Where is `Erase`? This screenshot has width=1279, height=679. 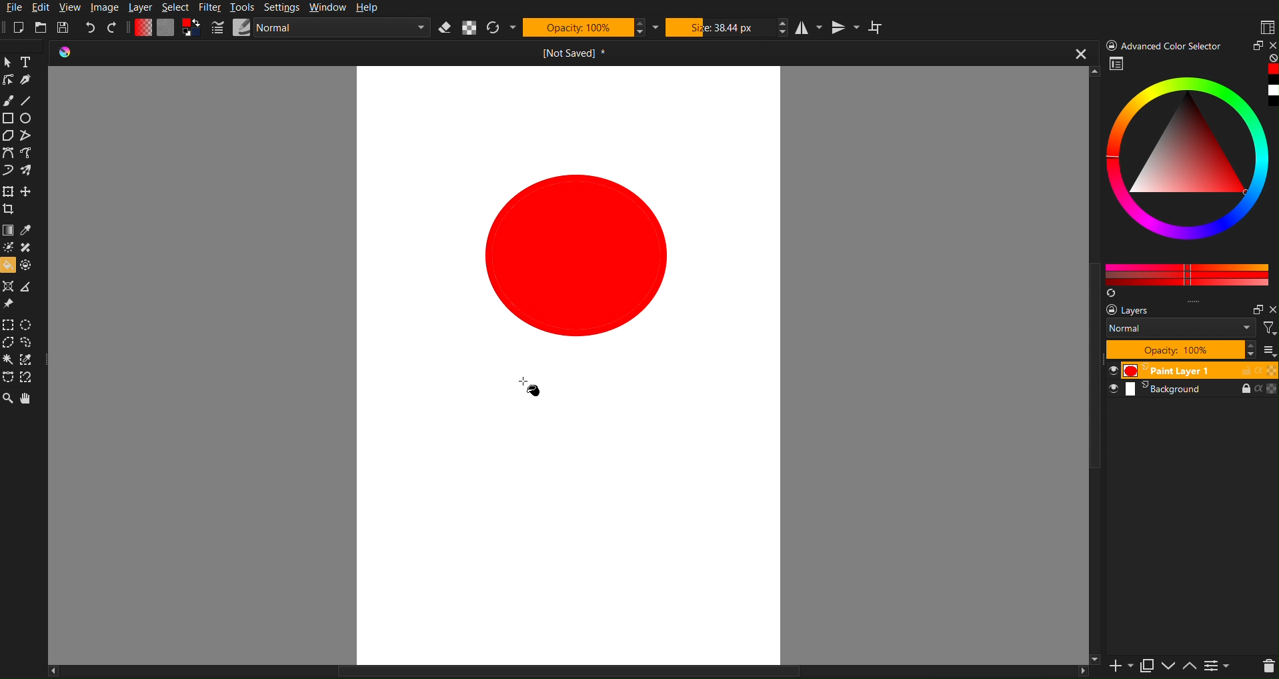 Erase is located at coordinates (444, 27).